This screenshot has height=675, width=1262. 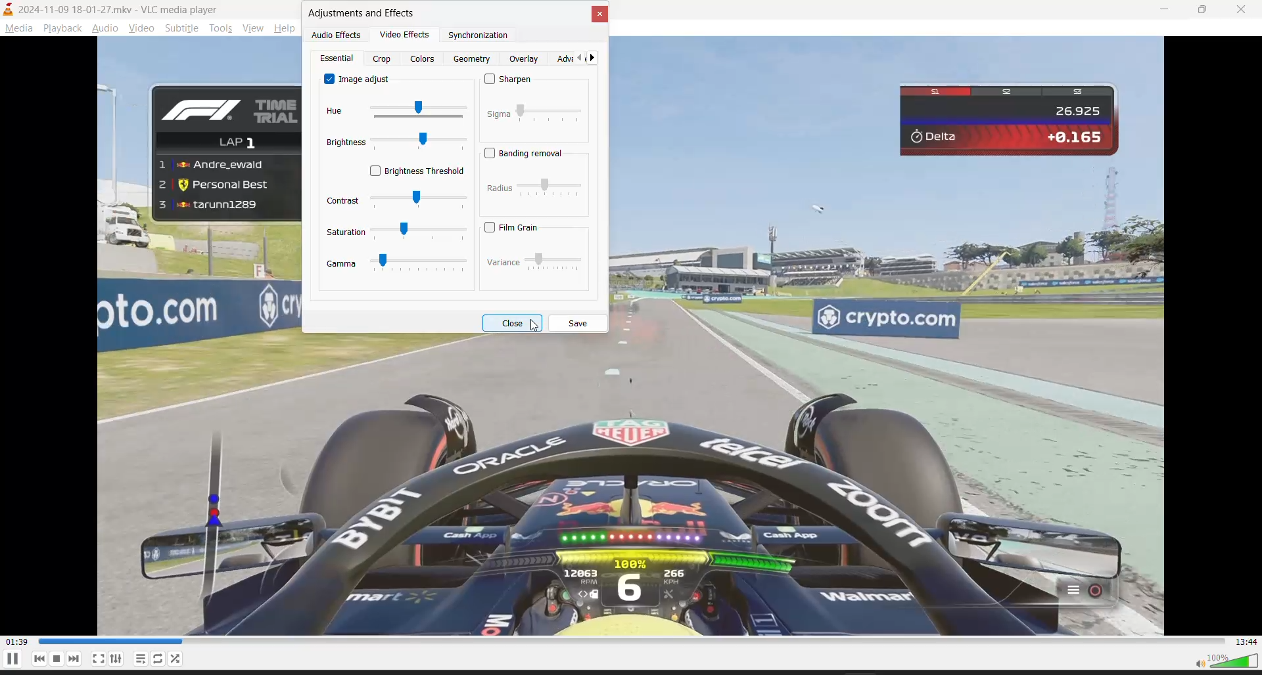 What do you see at coordinates (17, 642) in the screenshot?
I see `current track time` at bounding box center [17, 642].